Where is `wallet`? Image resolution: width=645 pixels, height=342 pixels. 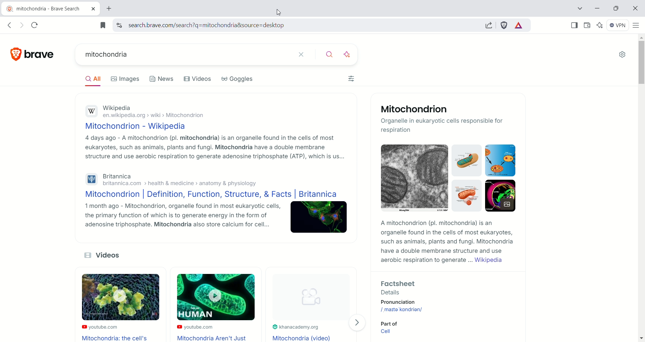 wallet is located at coordinates (587, 25).